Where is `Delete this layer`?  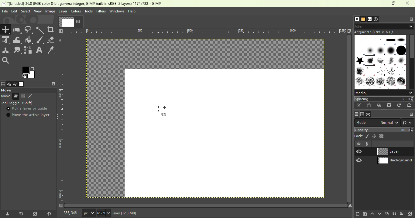
Delete this layer is located at coordinates (410, 213).